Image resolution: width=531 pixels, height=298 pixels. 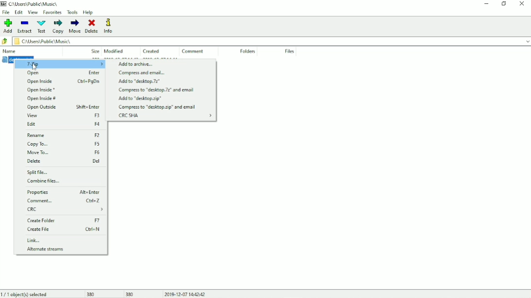 What do you see at coordinates (59, 66) in the screenshot?
I see `7-Zip ` at bounding box center [59, 66].